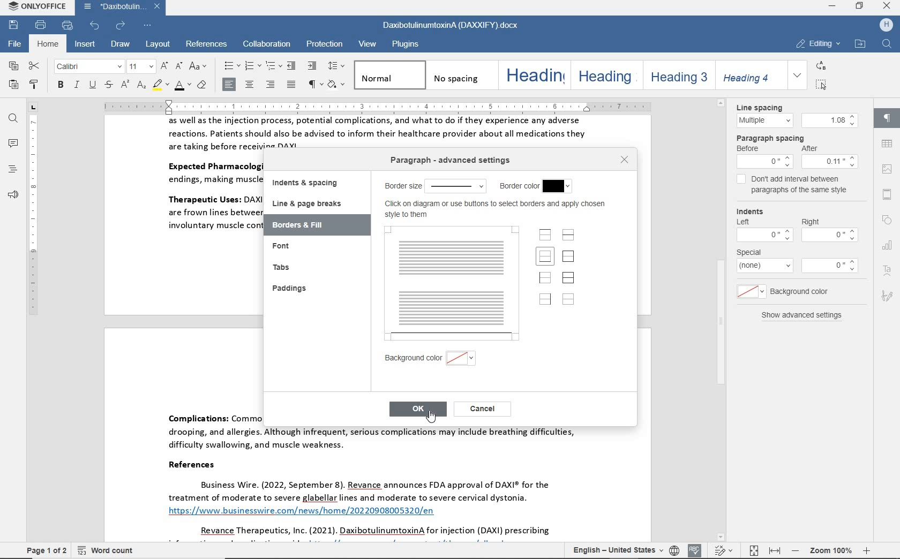 The image size is (900, 559). I want to click on font, so click(88, 67).